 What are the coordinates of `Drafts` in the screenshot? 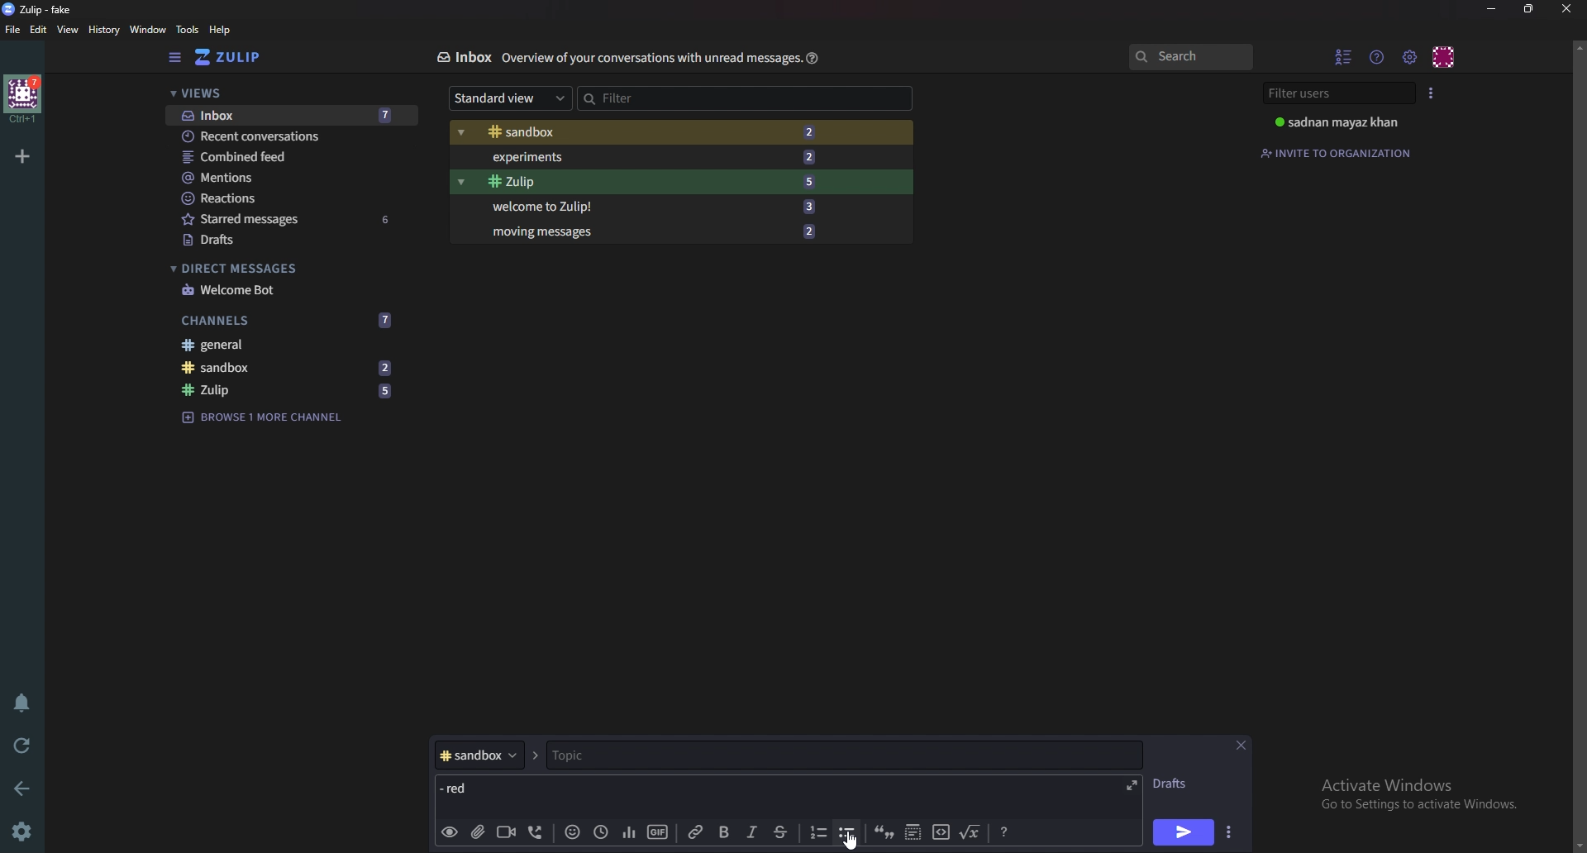 It's located at (1175, 784).